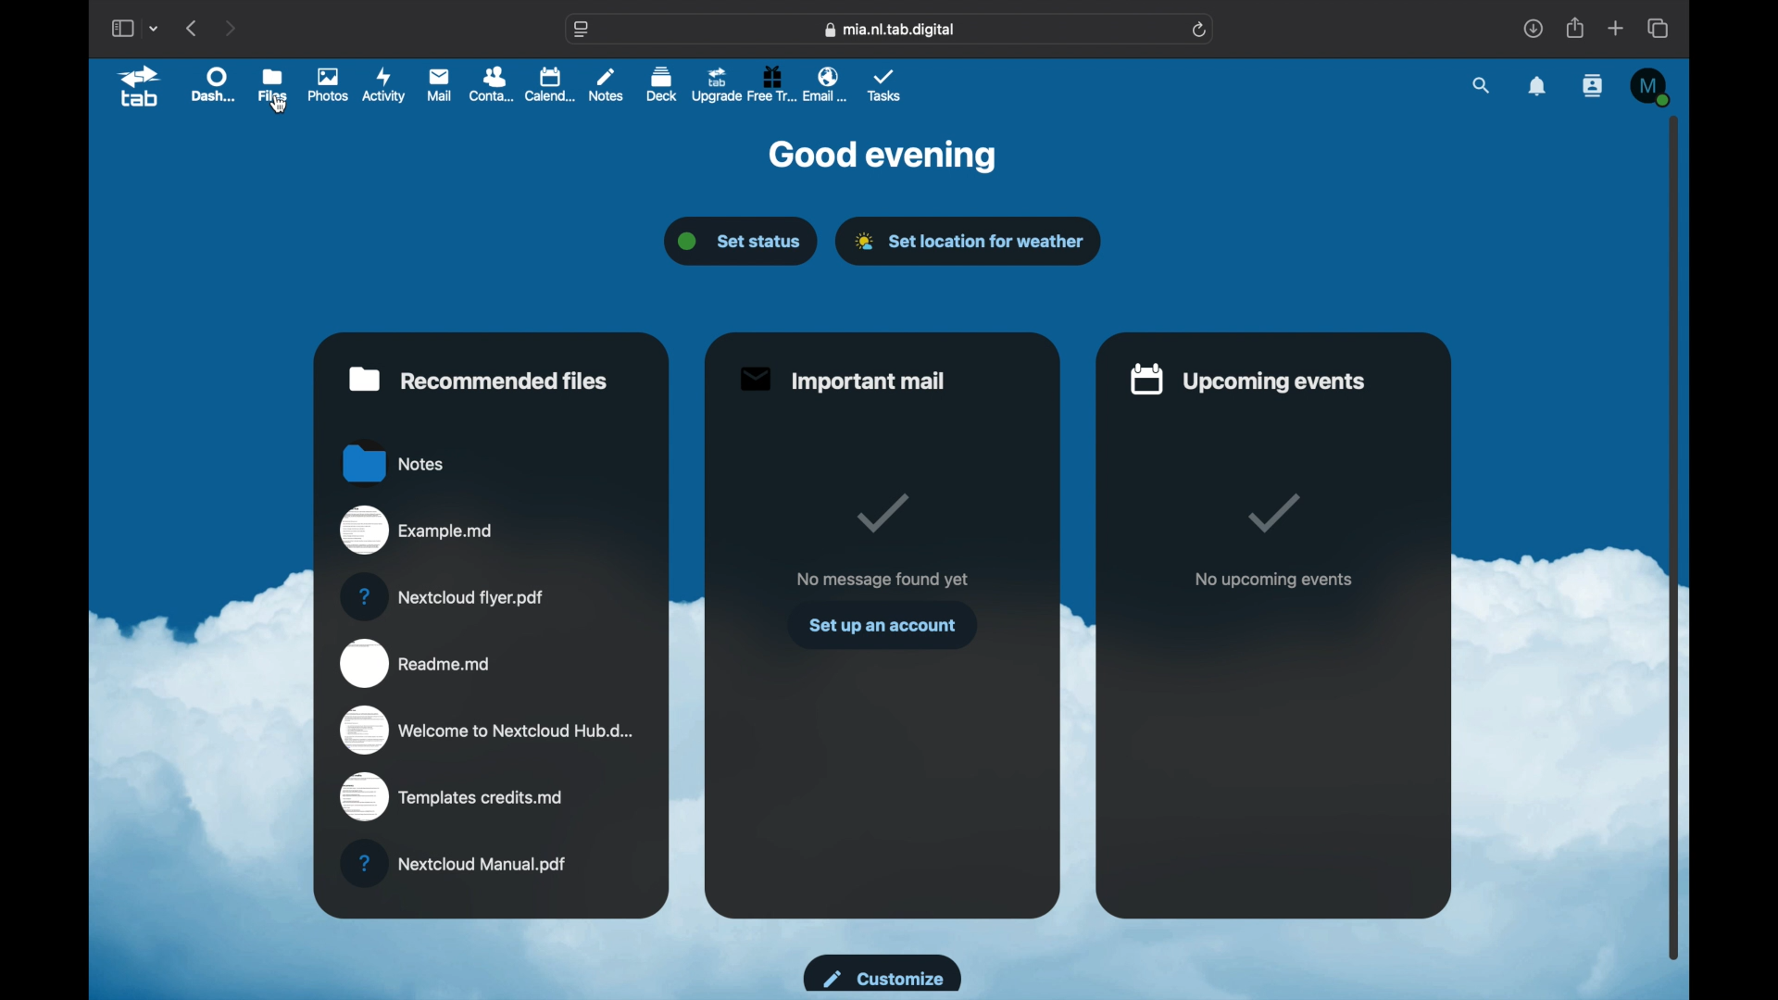  What do you see at coordinates (884, 512) in the screenshot?
I see `tick mark` at bounding box center [884, 512].